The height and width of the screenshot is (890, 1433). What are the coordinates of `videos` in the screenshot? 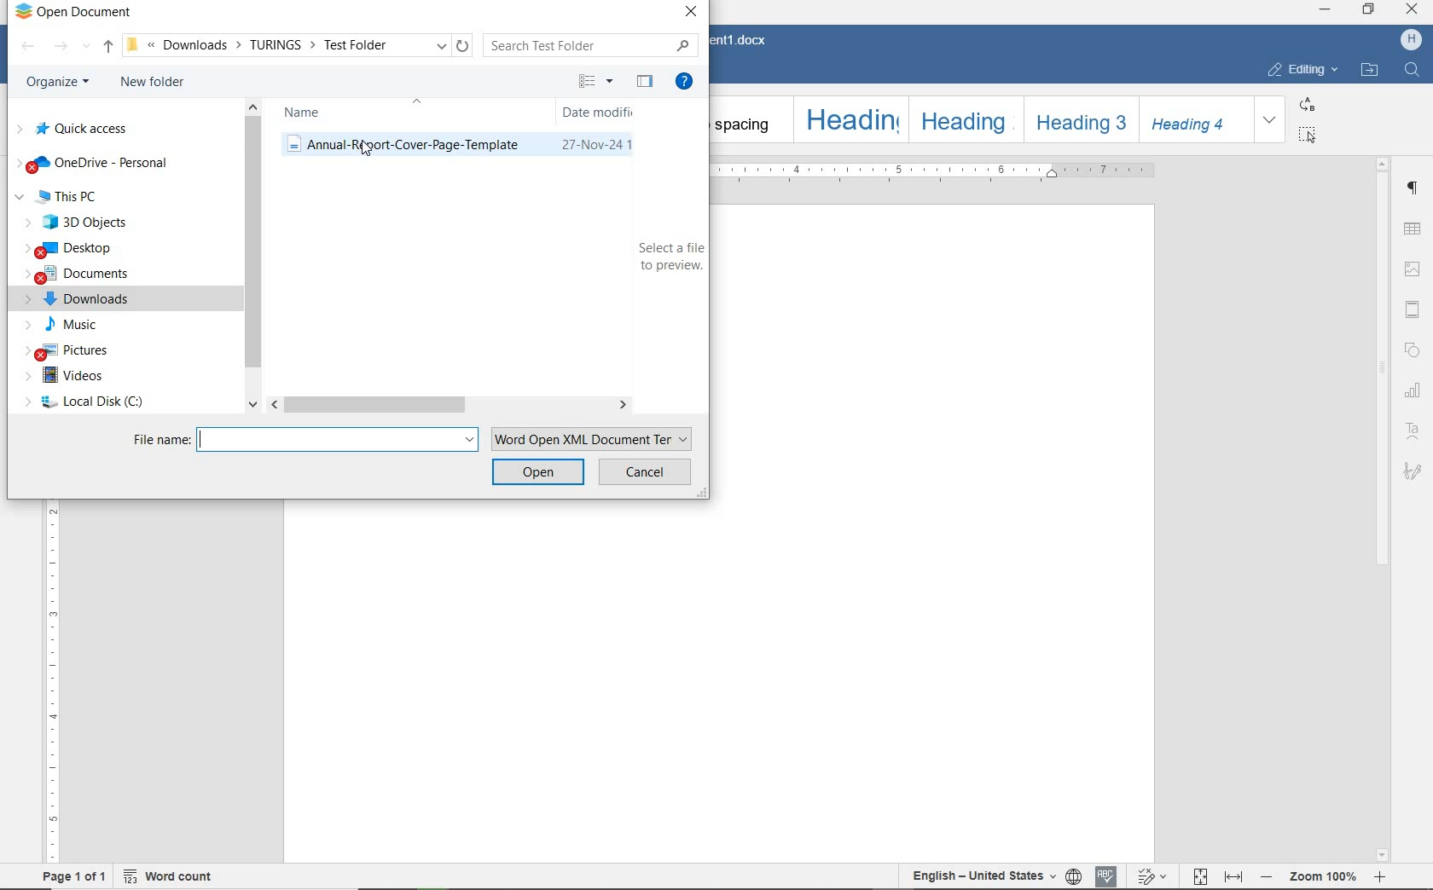 It's located at (70, 378).